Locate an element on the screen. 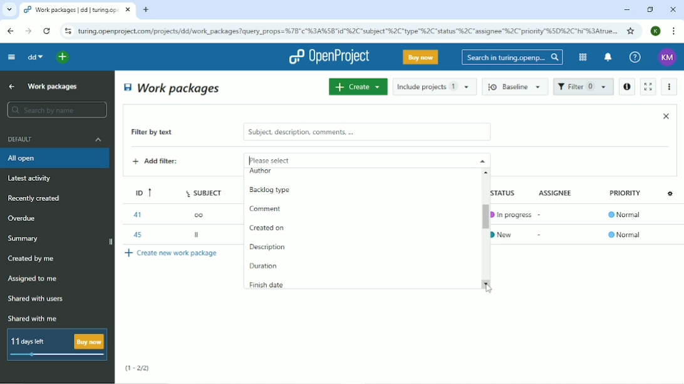 This screenshot has width=684, height=384. Open quick add menu is located at coordinates (63, 57).